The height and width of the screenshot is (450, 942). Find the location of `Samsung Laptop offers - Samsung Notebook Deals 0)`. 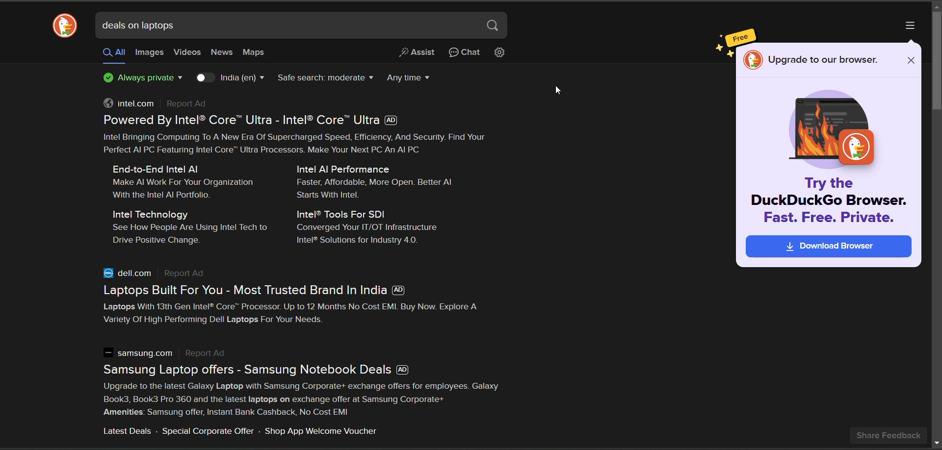

Samsung Laptop offers - Samsung Notebook Deals 0) is located at coordinates (266, 370).